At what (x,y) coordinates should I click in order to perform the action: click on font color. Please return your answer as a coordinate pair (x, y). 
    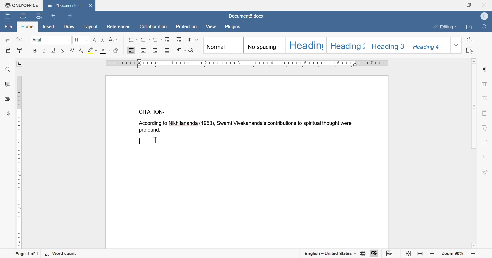
    Looking at the image, I should click on (105, 52).